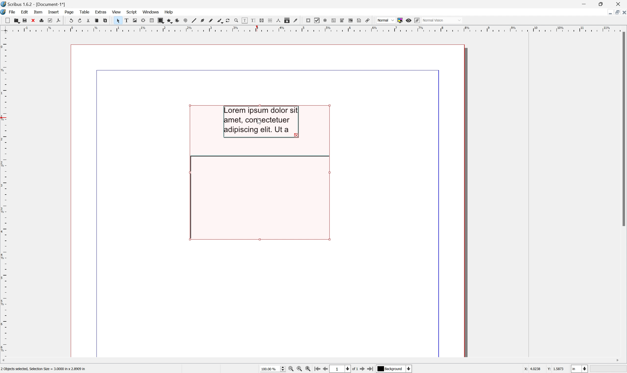 The height and width of the screenshot is (373, 627). I want to click on Spiral, so click(185, 20).